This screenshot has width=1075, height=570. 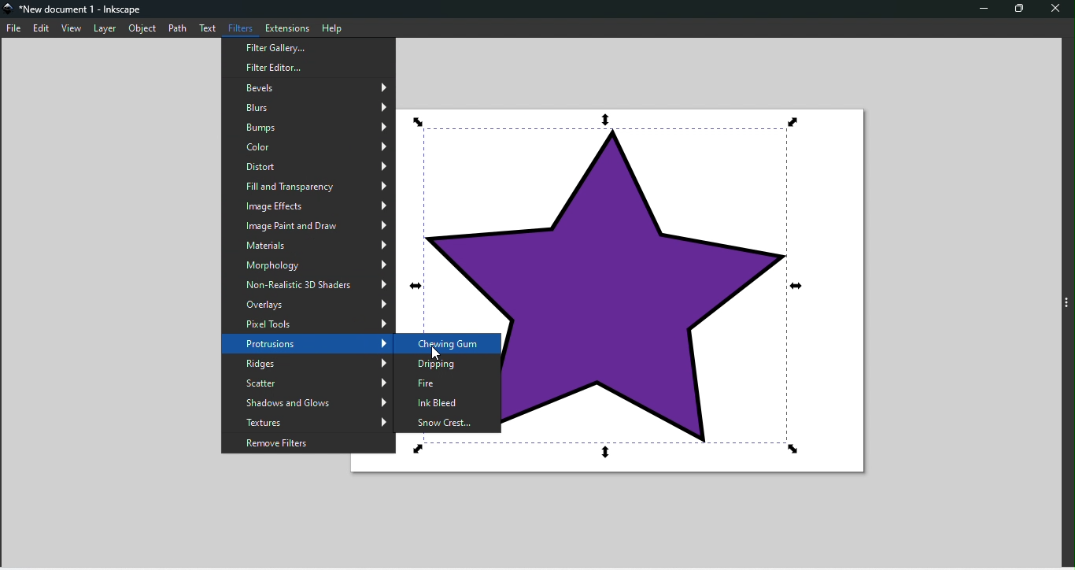 I want to click on Object, so click(x=144, y=28).